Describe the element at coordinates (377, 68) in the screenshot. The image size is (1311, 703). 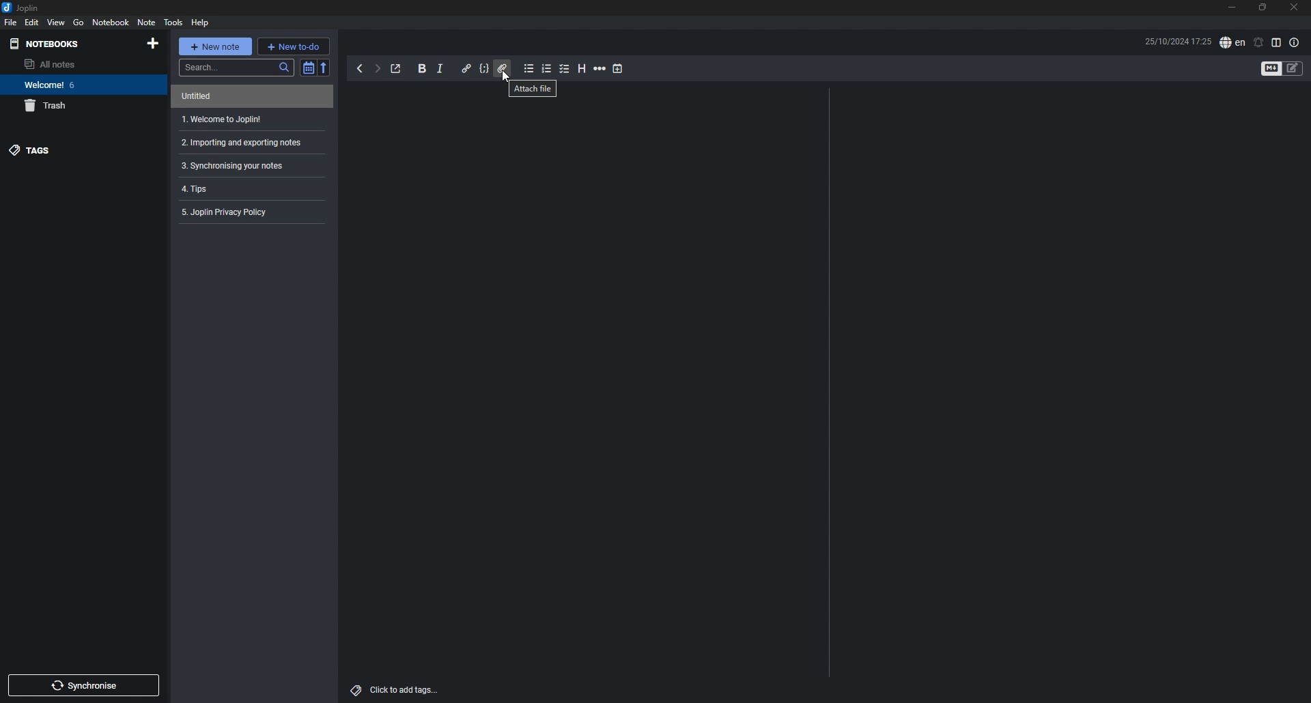
I see `forward` at that location.